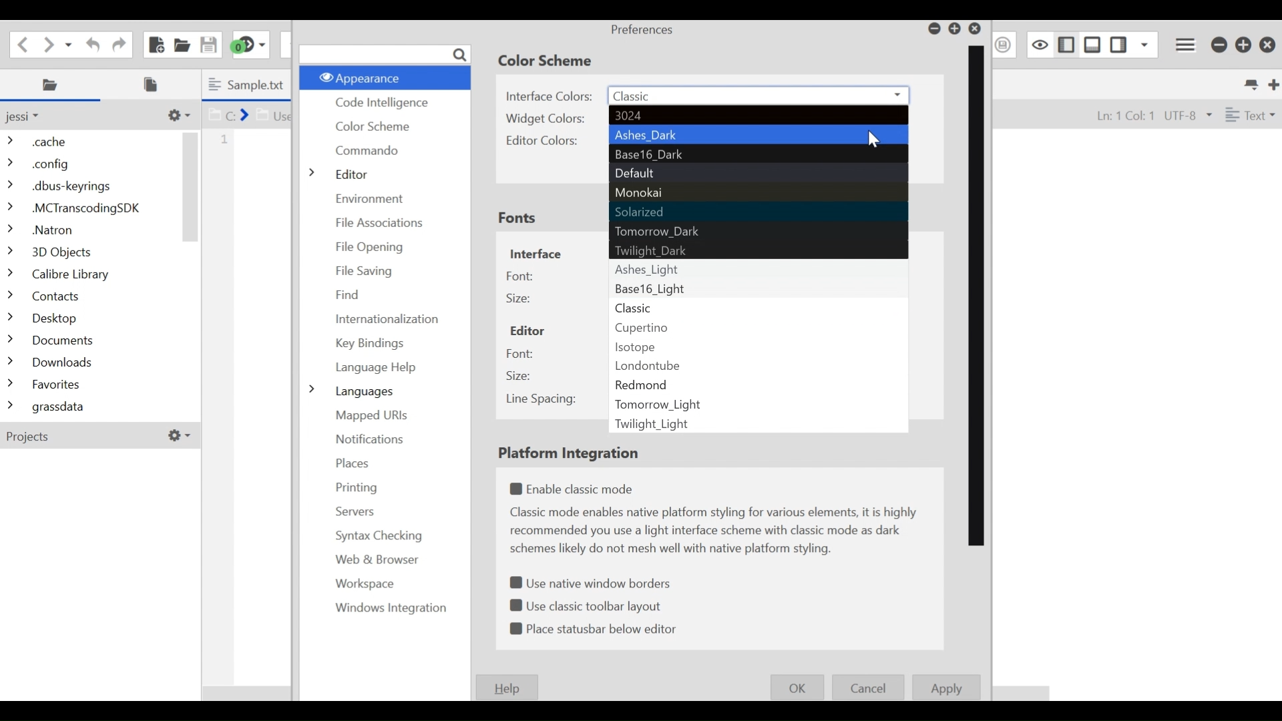  What do you see at coordinates (756, 326) in the screenshot?
I see `cupertino` at bounding box center [756, 326].